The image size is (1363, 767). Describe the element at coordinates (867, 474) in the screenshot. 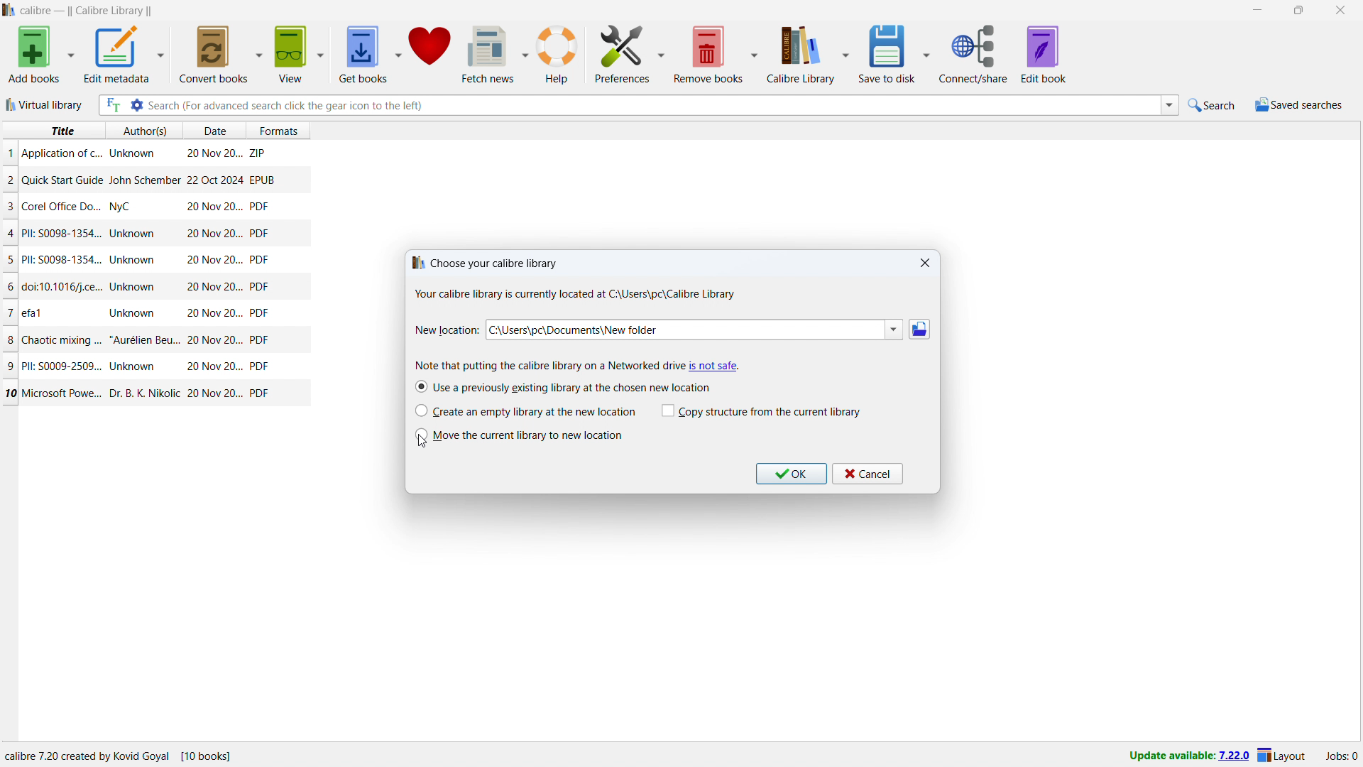

I see `cancel` at that location.